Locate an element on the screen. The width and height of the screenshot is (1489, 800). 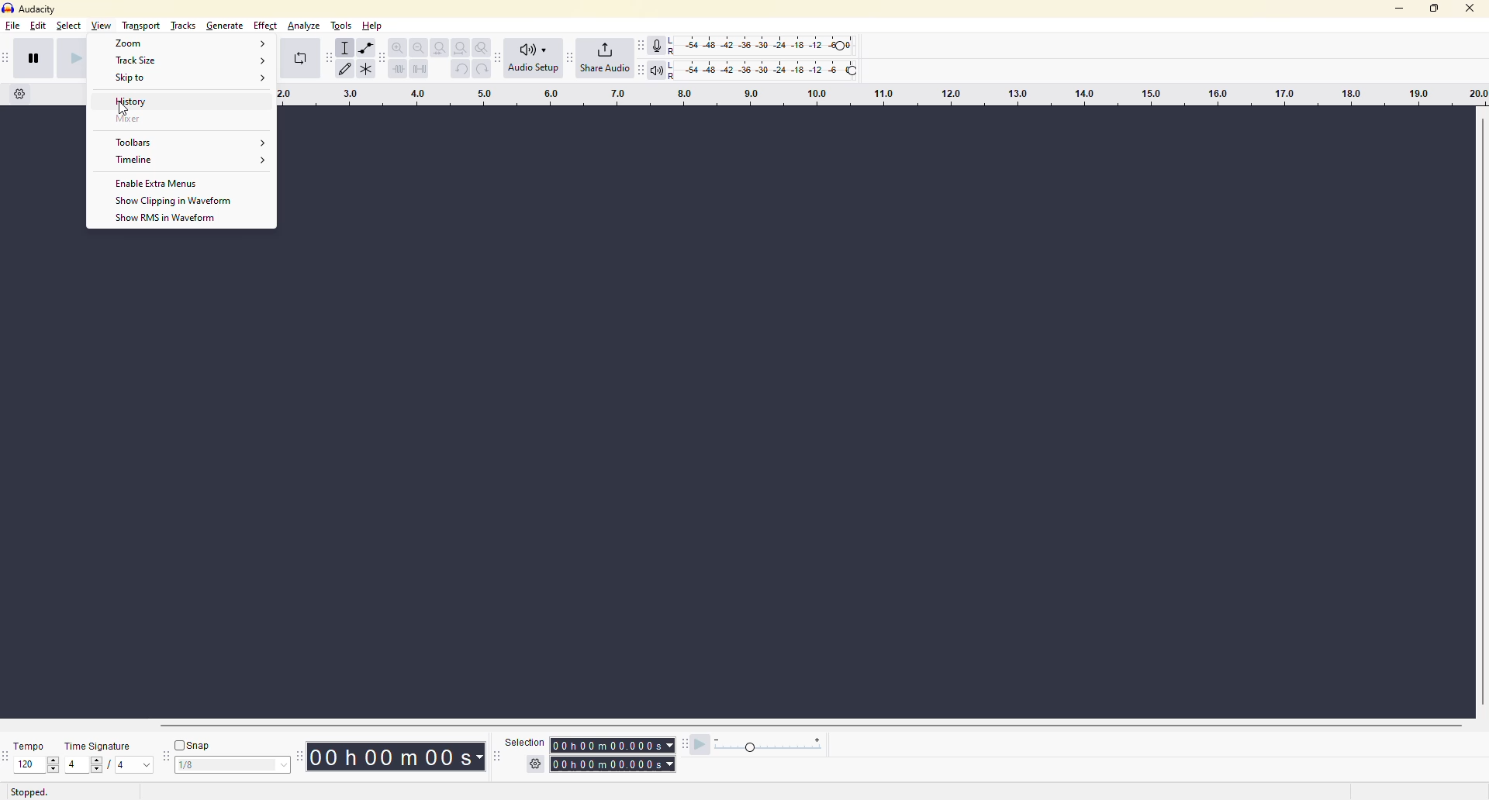
time signature is located at coordinates (105, 744).